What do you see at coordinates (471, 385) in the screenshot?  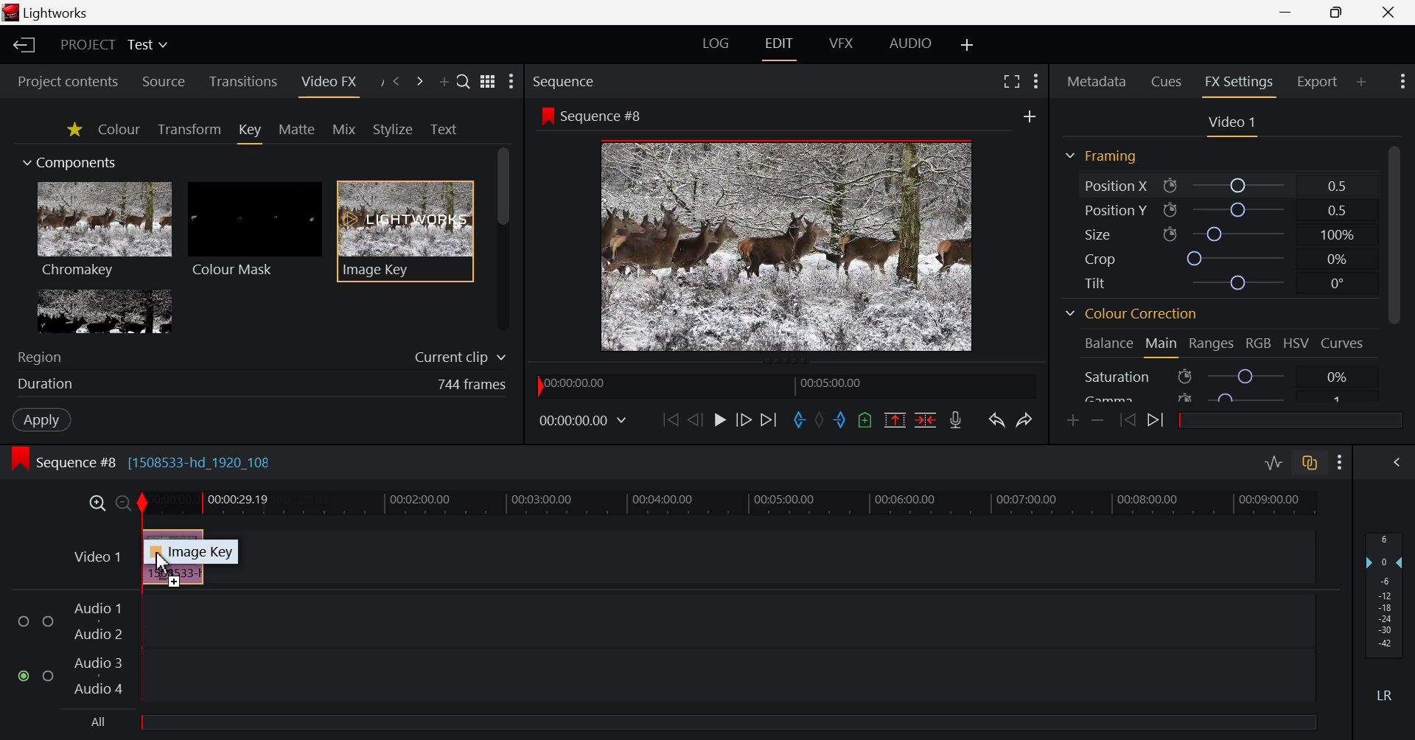 I see `744 frames` at bounding box center [471, 385].